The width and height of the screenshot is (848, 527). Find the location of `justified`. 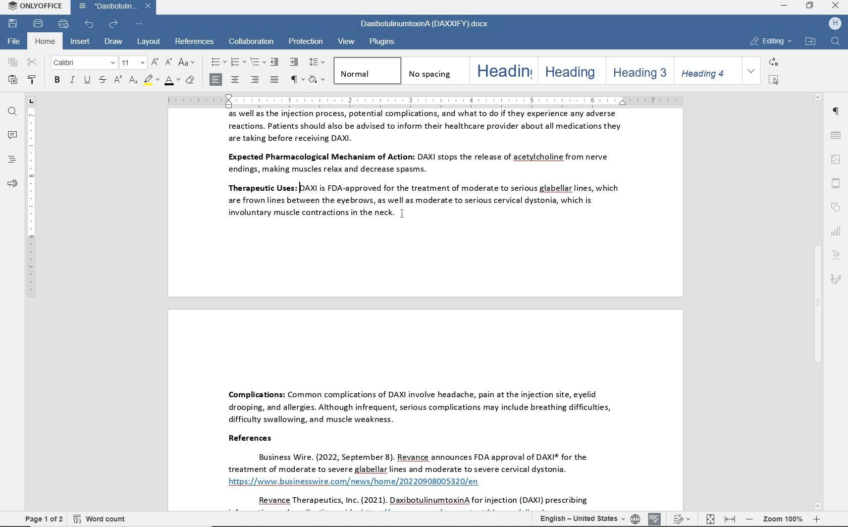

justified is located at coordinates (275, 80).